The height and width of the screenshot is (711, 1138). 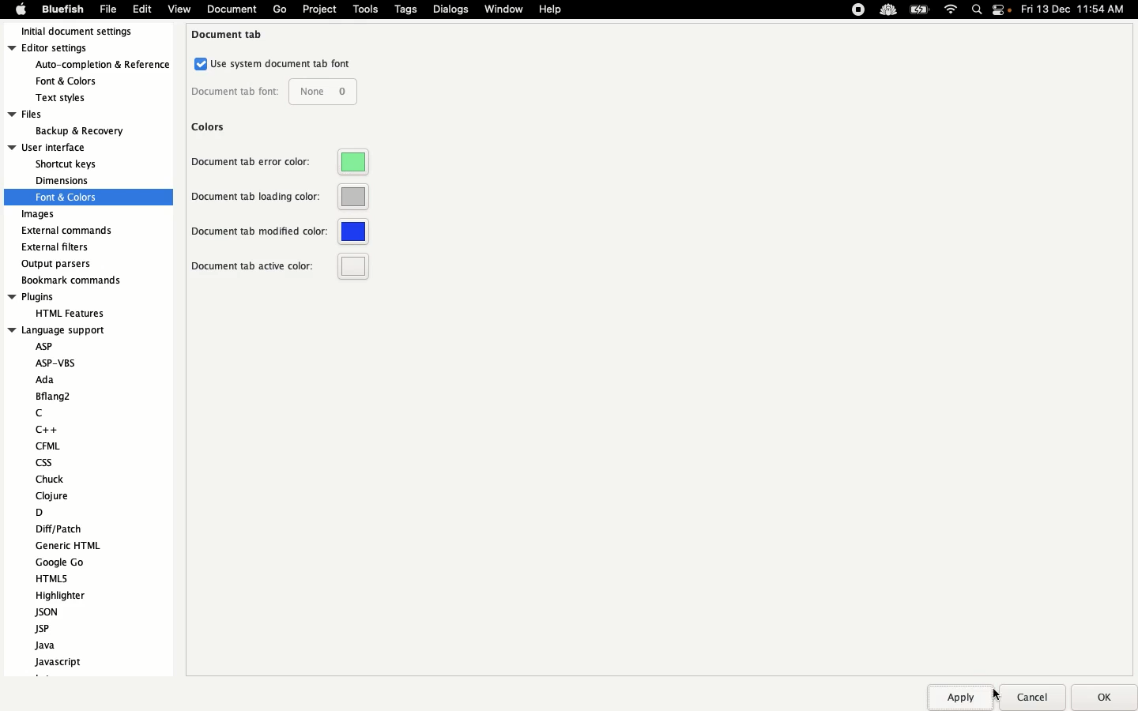 I want to click on Apple logo, so click(x=21, y=9).